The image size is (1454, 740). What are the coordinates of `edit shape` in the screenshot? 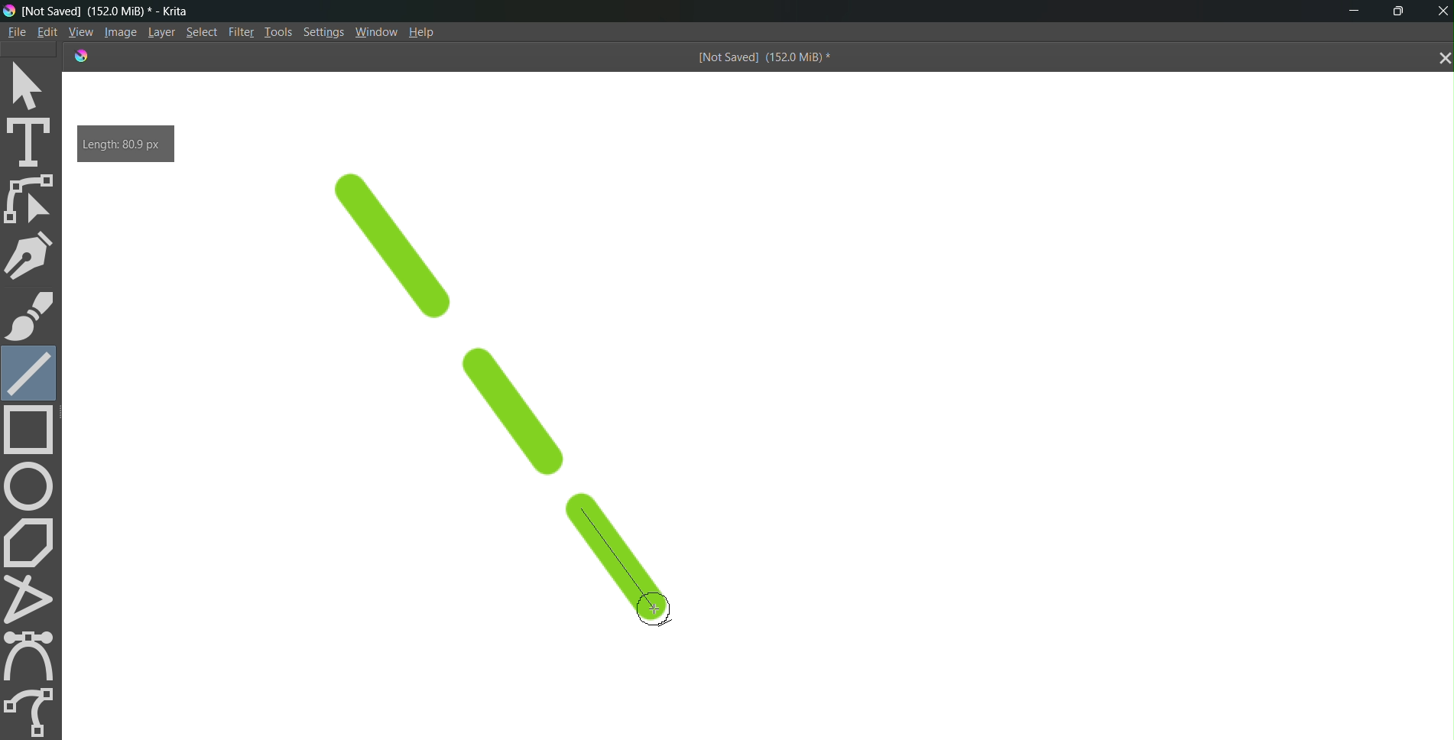 It's located at (33, 200).